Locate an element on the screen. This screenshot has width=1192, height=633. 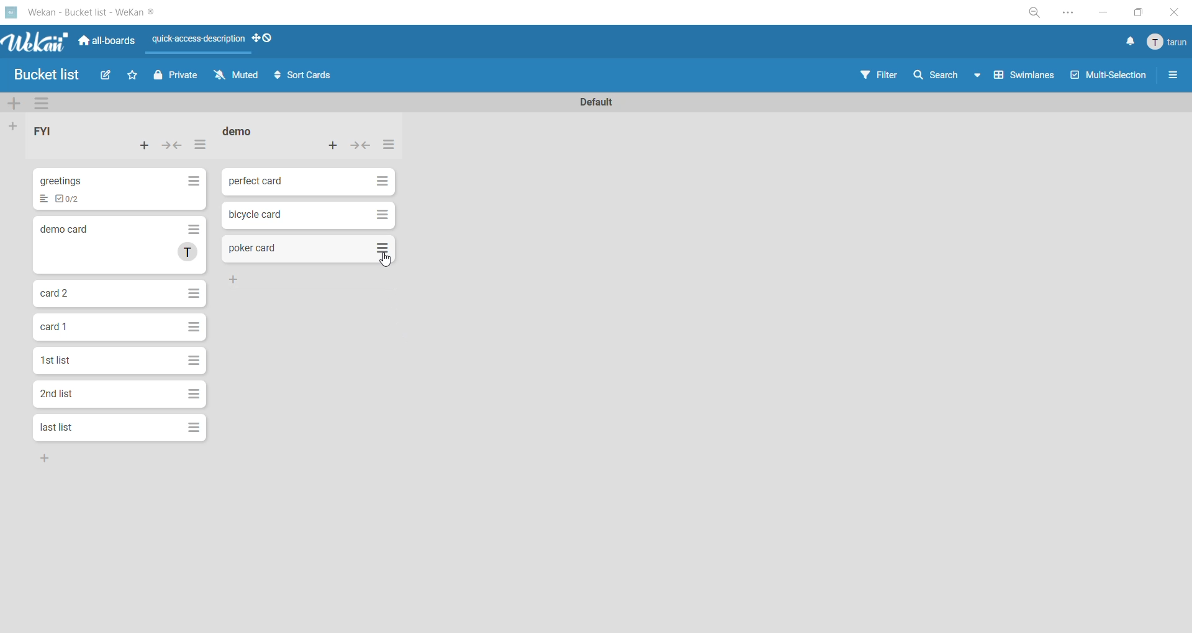
Add is located at coordinates (45, 459).